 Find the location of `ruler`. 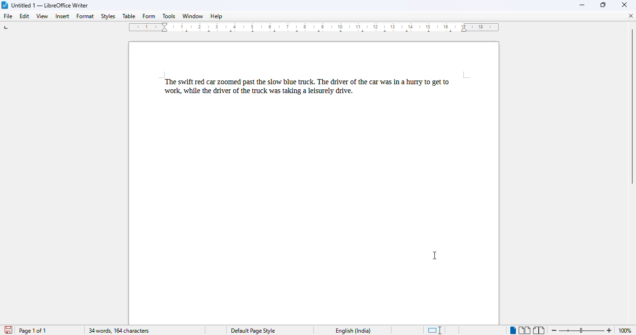

ruler is located at coordinates (314, 27).